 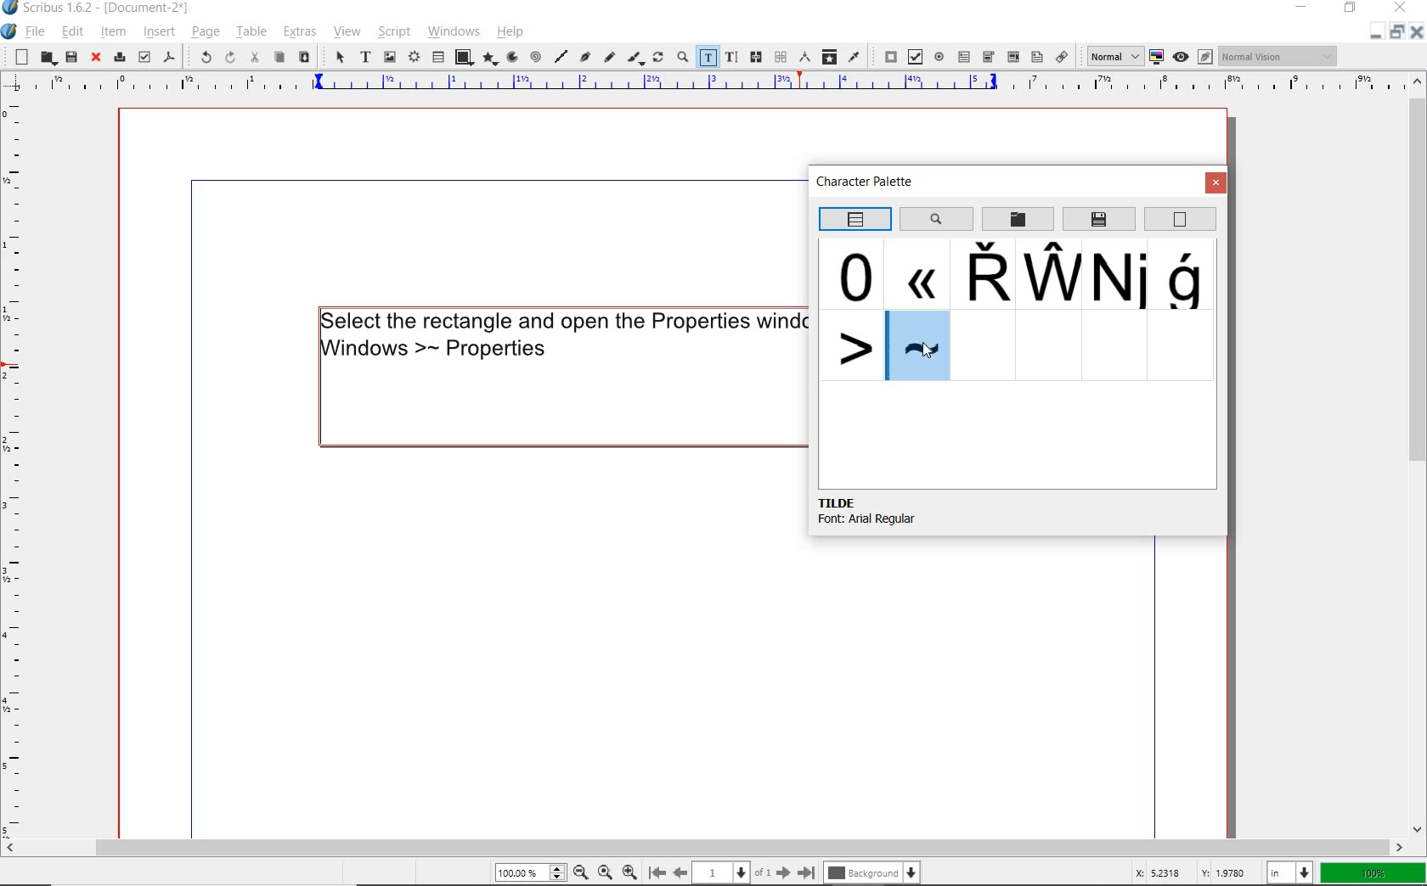 I want to click on line, so click(x=561, y=56).